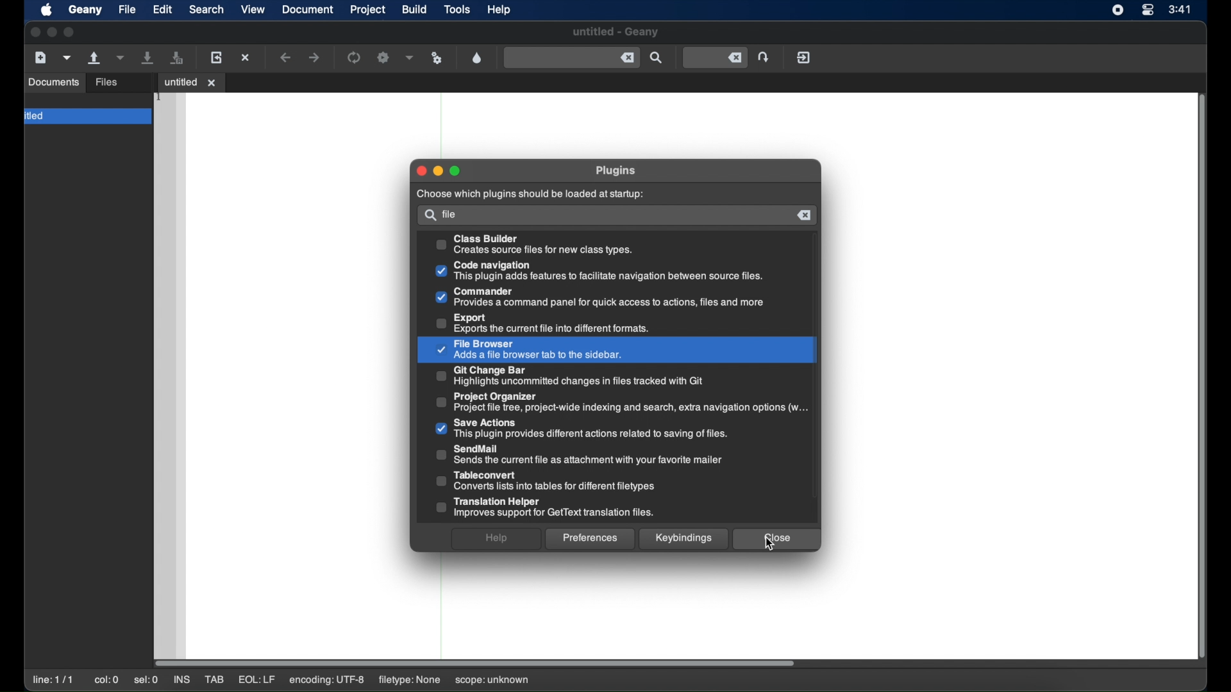 Image resolution: width=1231 pixels, height=692 pixels. What do you see at coordinates (215, 680) in the screenshot?
I see `tab` at bounding box center [215, 680].